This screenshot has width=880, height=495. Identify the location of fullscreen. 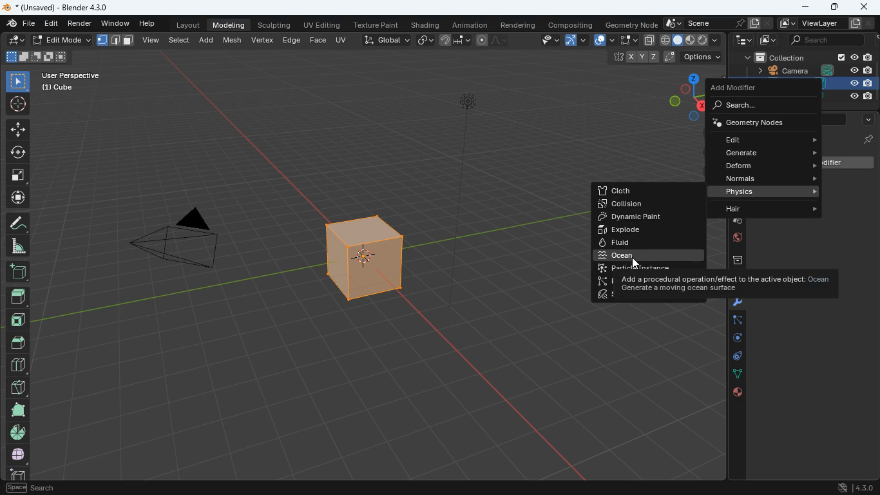
(19, 173).